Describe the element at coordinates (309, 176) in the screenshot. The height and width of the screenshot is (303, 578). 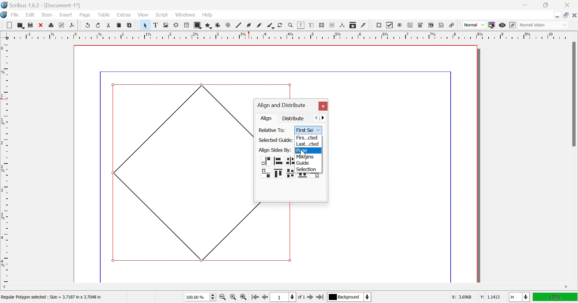
I see `alignments` at that location.